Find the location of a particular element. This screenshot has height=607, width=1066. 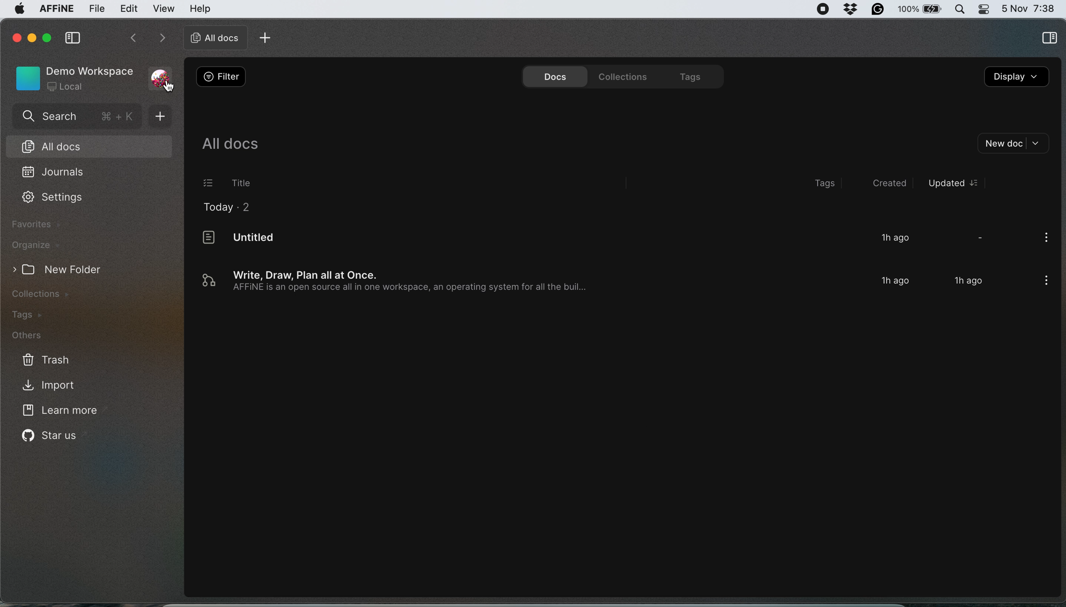

system logo is located at coordinates (19, 11).